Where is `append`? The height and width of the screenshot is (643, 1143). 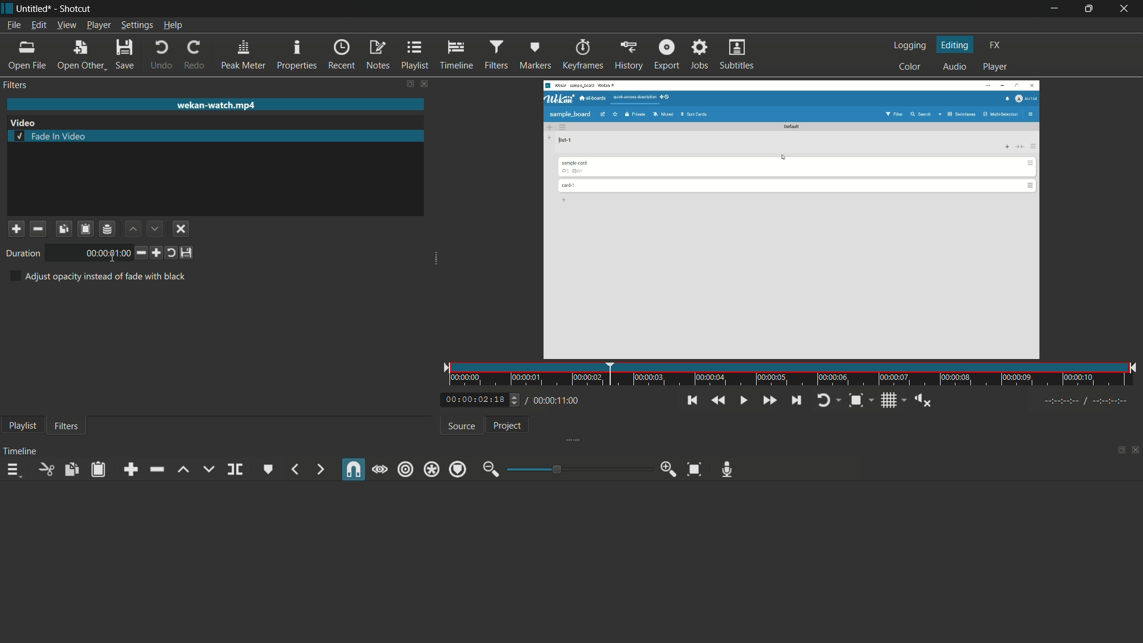 append is located at coordinates (130, 469).